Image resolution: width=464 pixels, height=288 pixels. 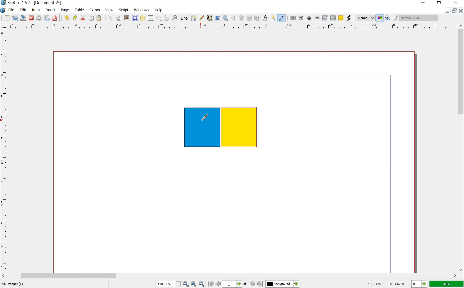 What do you see at coordinates (99, 18) in the screenshot?
I see `paste` at bounding box center [99, 18].